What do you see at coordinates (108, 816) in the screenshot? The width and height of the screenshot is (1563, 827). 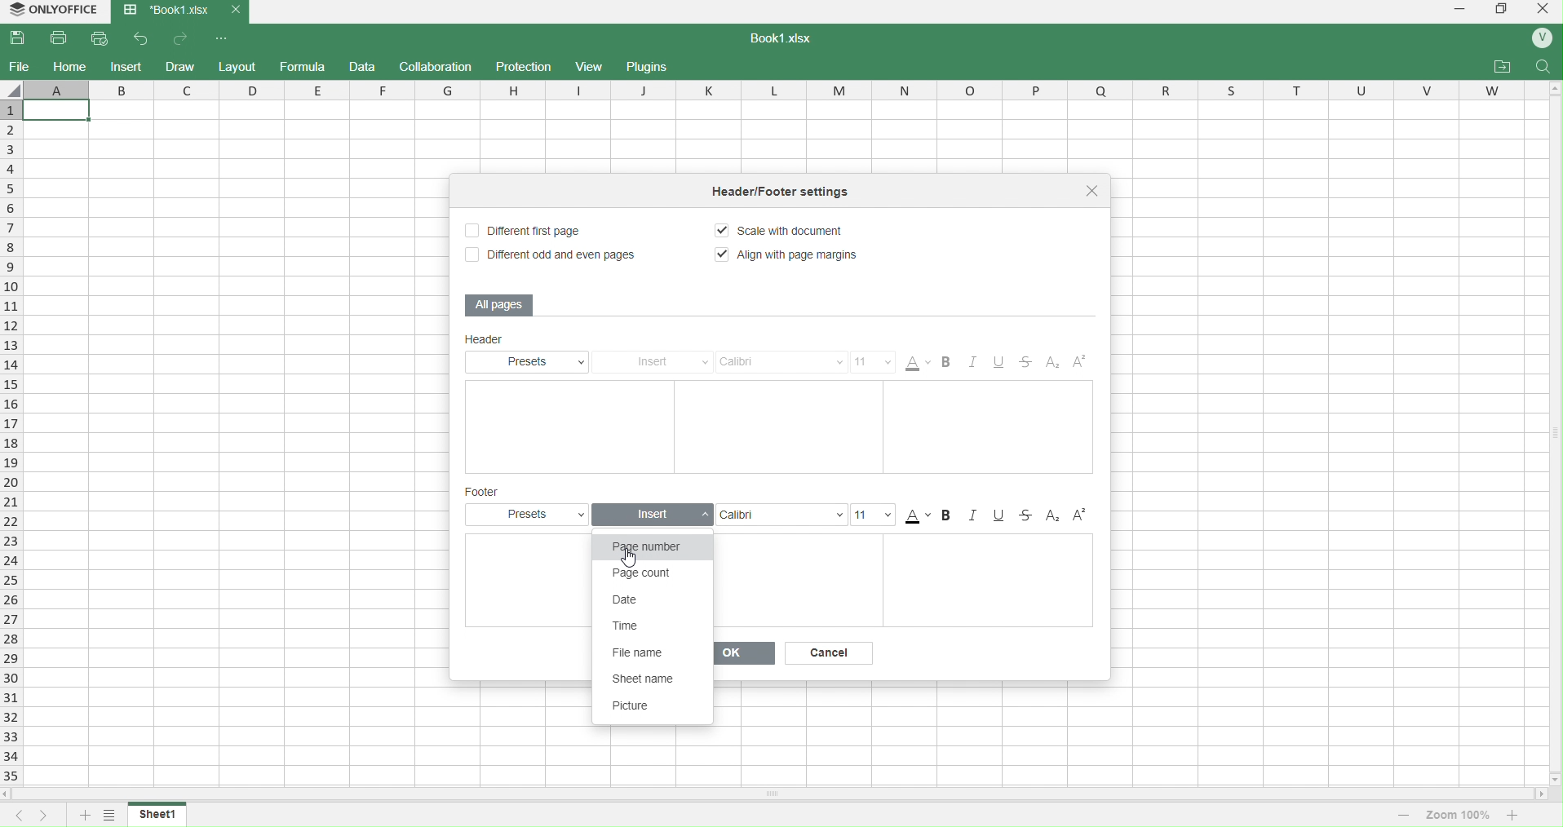 I see `options` at bounding box center [108, 816].